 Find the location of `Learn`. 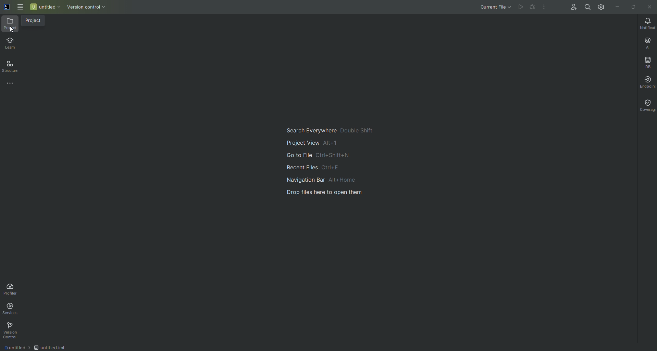

Learn is located at coordinates (10, 44).